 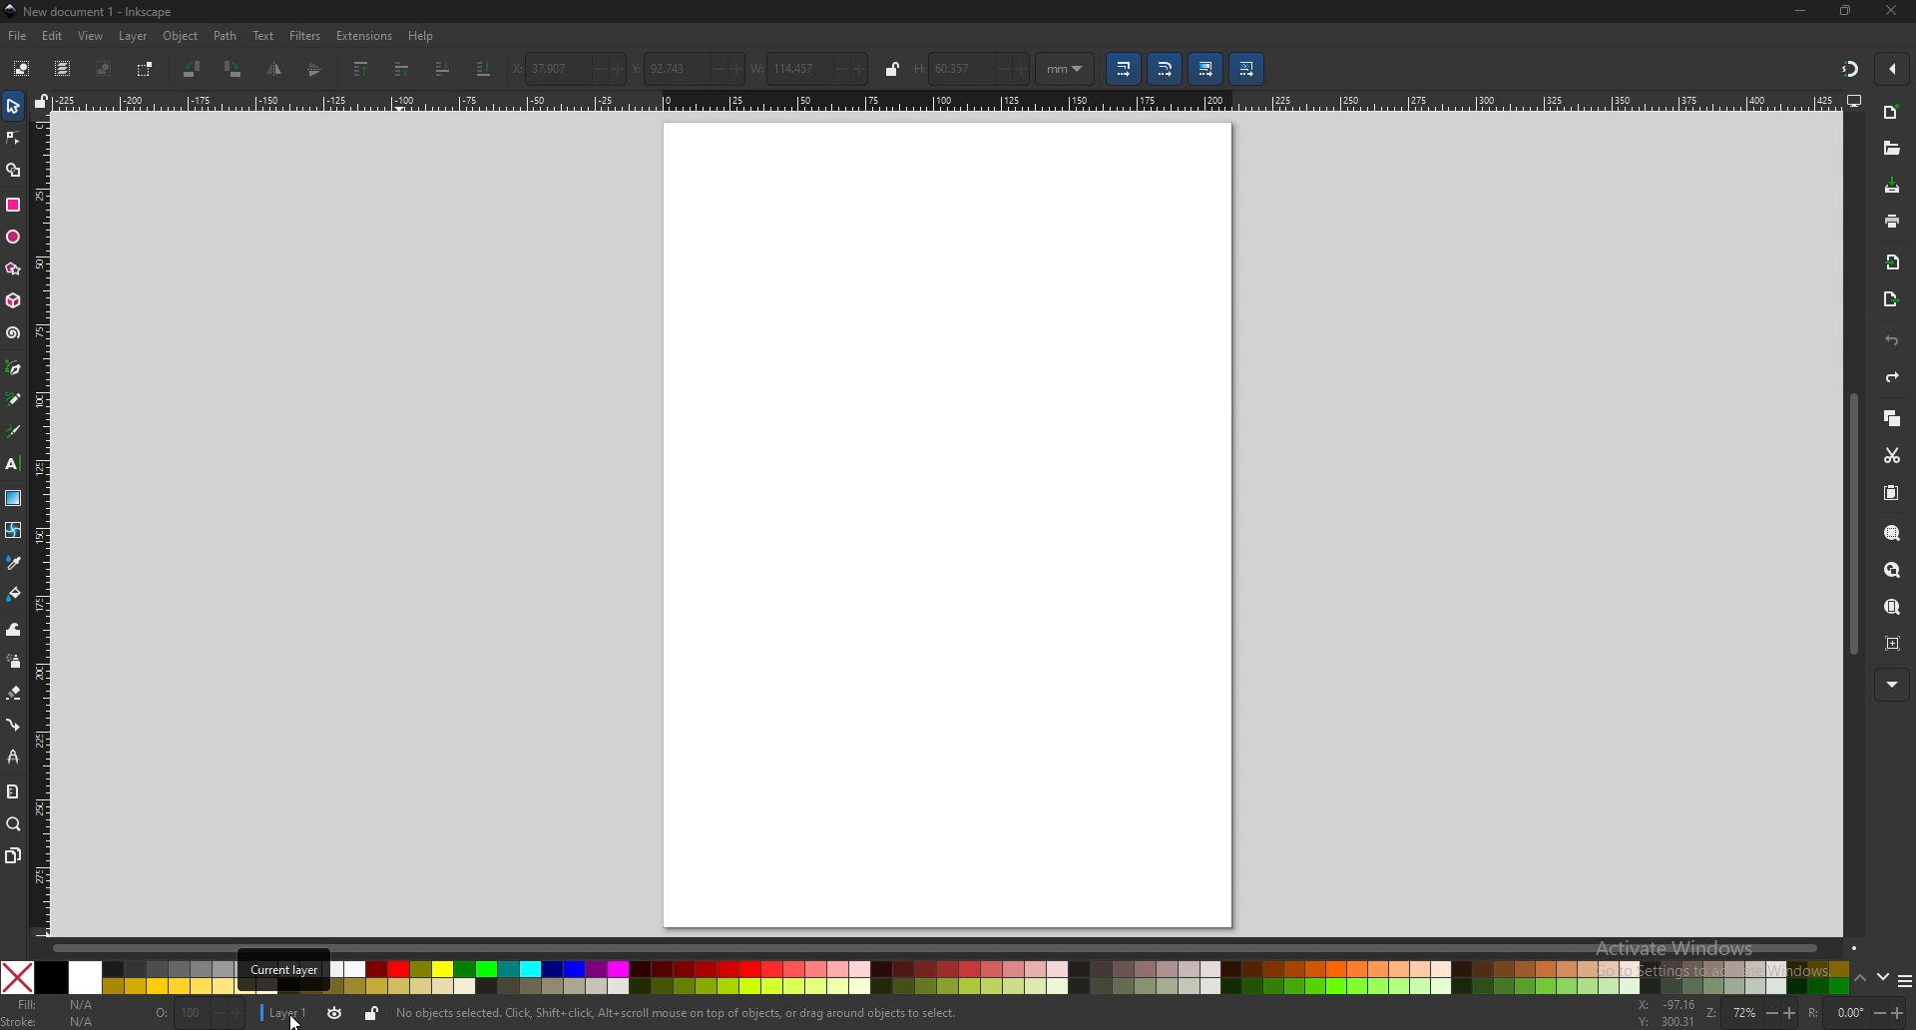 I want to click on erase, so click(x=15, y=695).